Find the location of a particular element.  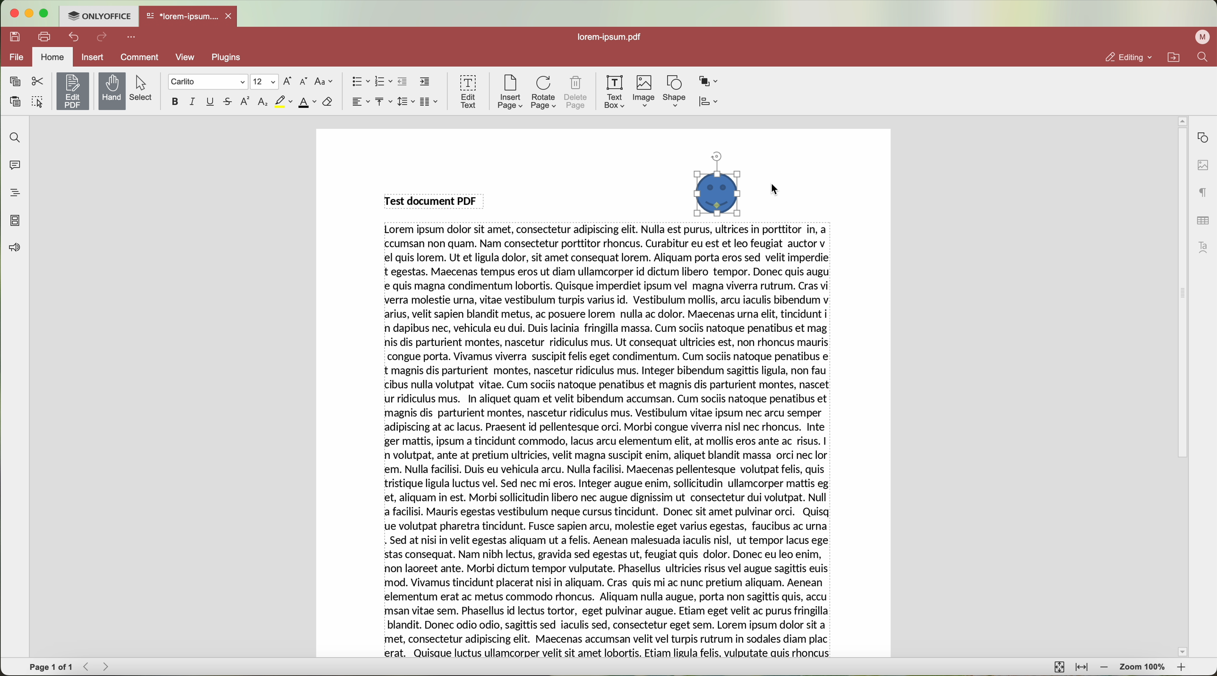

edit text is located at coordinates (468, 91).